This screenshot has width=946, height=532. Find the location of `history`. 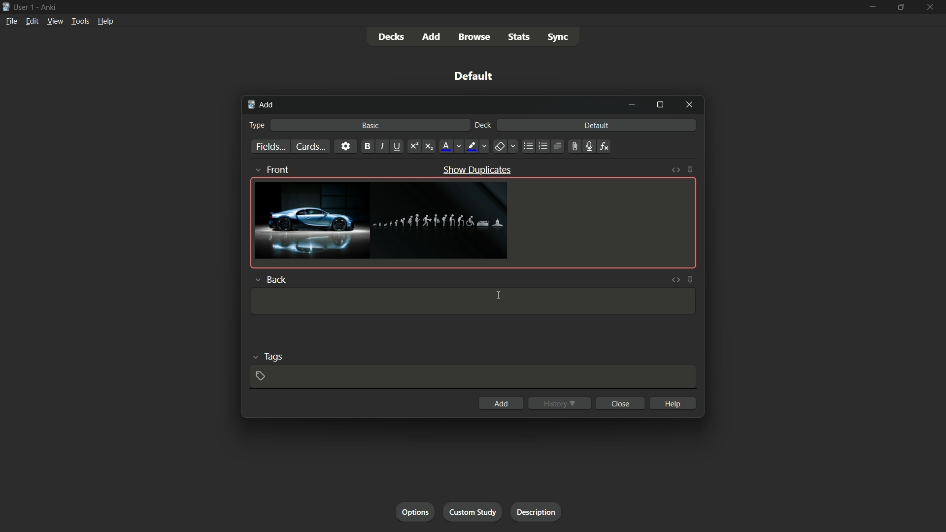

history is located at coordinates (560, 403).